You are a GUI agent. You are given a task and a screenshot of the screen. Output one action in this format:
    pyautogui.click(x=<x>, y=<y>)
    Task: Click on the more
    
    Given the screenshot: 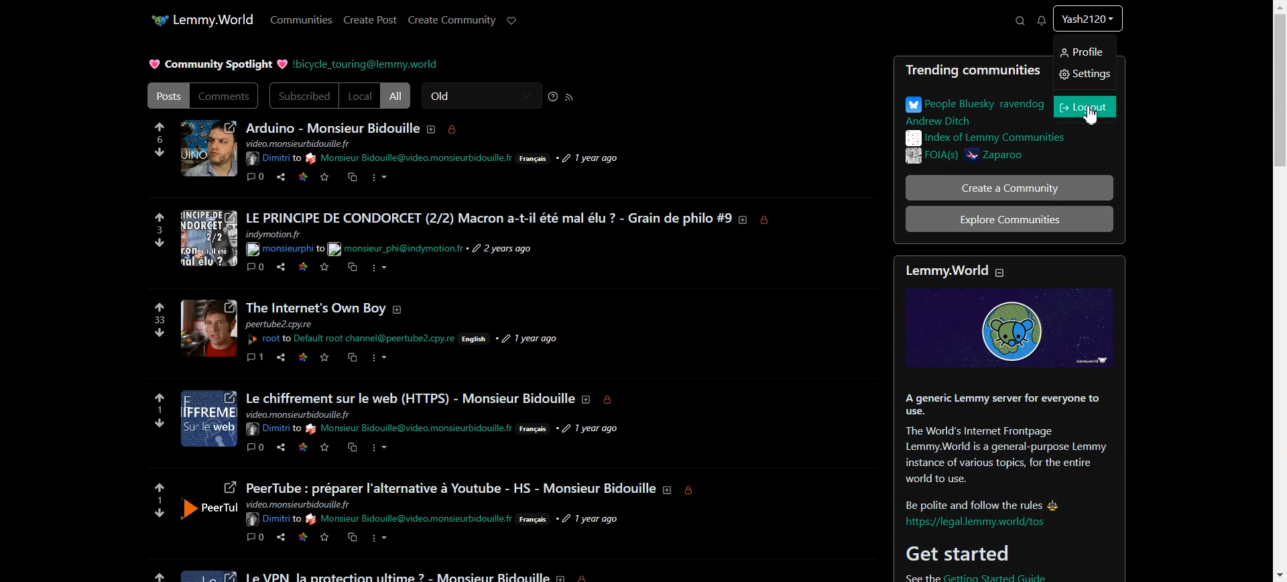 What is the action you would take?
    pyautogui.click(x=381, y=449)
    